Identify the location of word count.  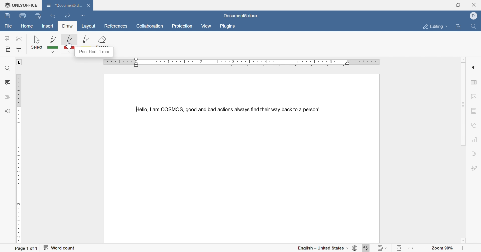
(61, 249).